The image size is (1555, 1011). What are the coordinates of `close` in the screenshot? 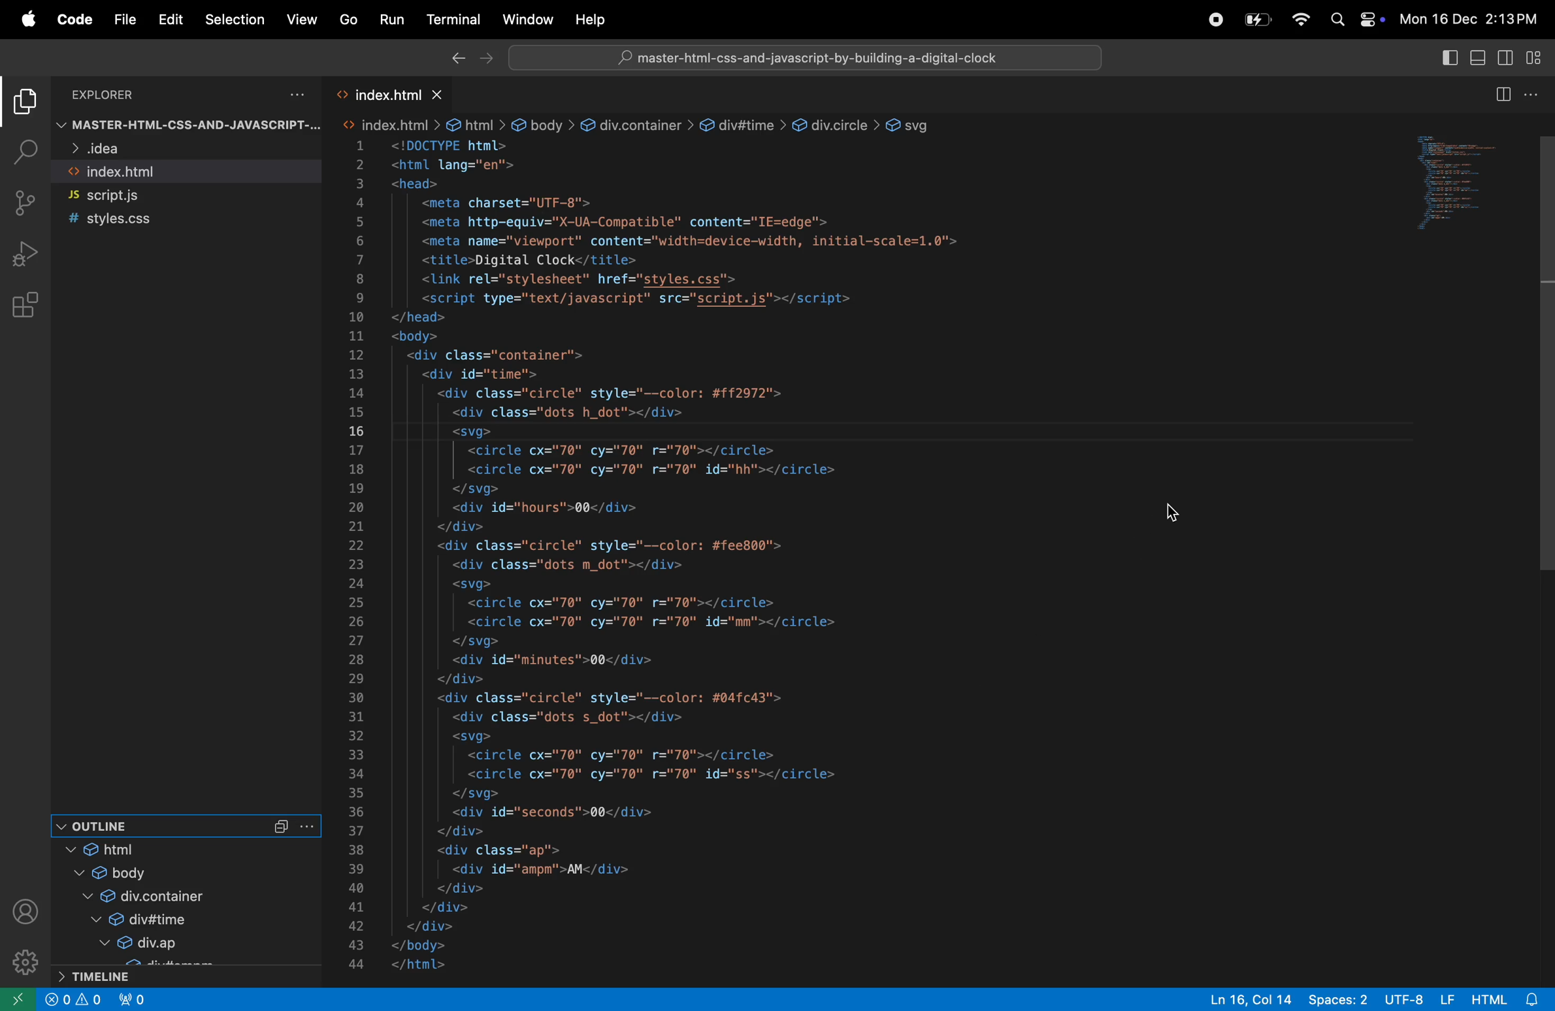 It's located at (440, 95).